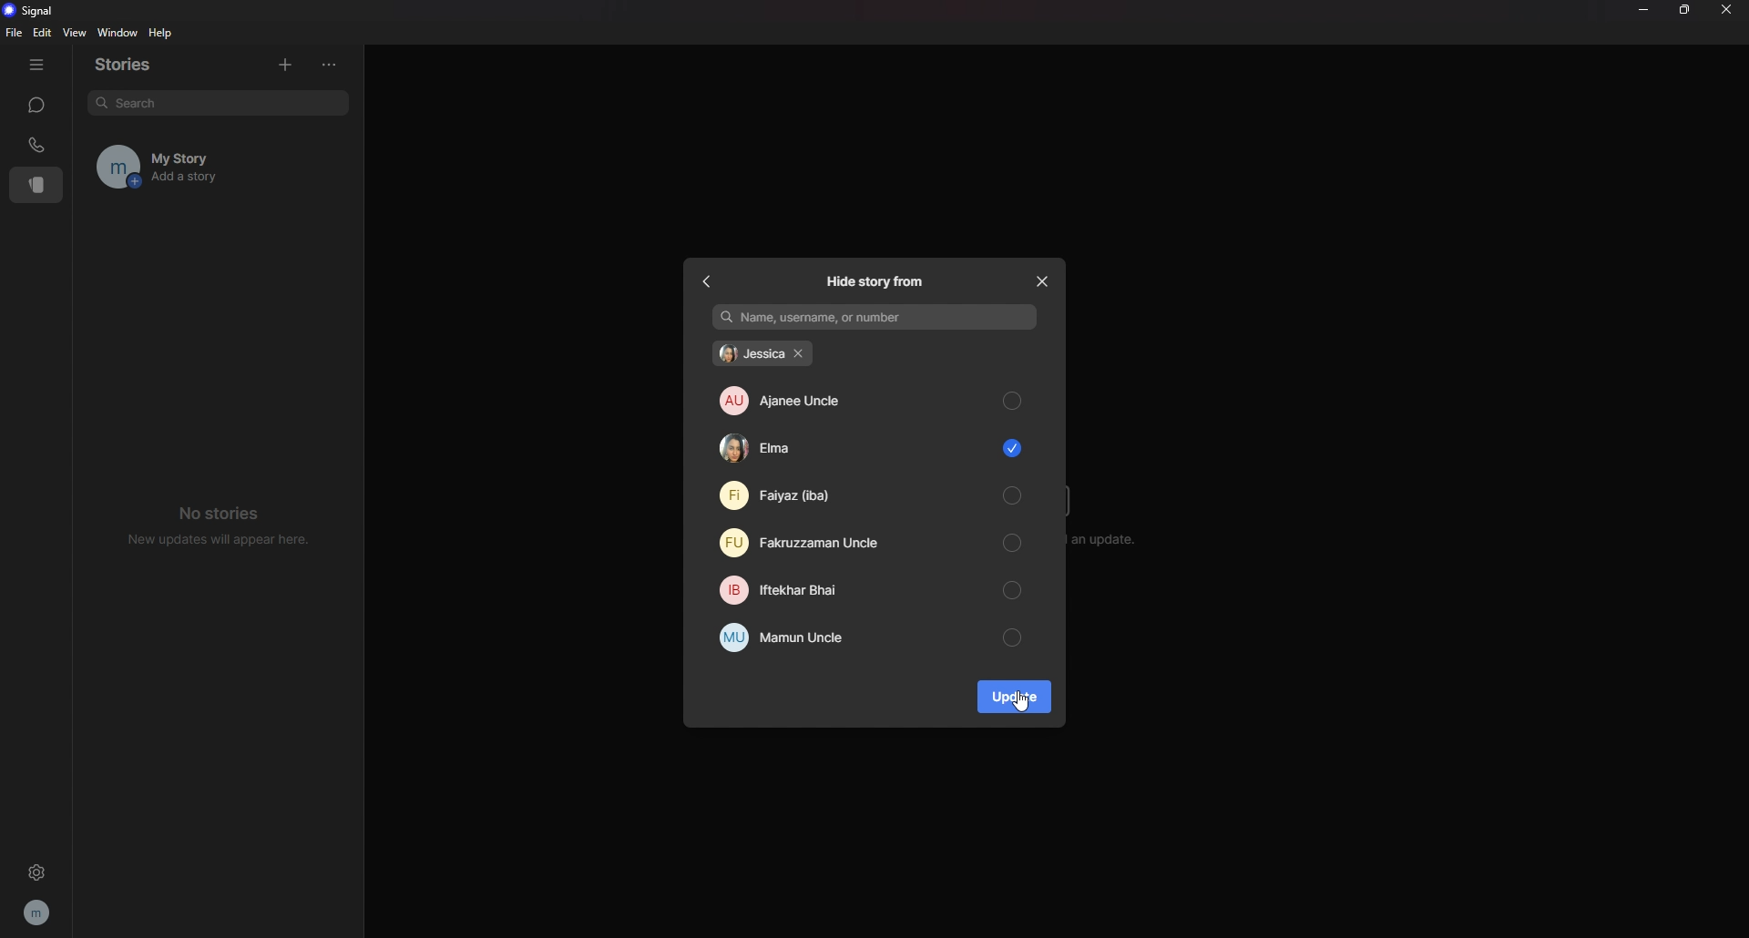  What do you see at coordinates (16, 32) in the screenshot?
I see `file` at bounding box center [16, 32].